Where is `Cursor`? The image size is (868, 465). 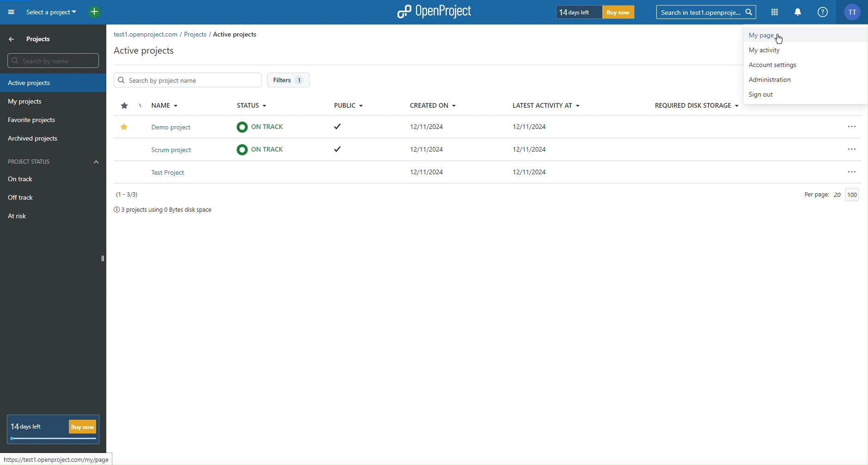
Cursor is located at coordinates (781, 41).